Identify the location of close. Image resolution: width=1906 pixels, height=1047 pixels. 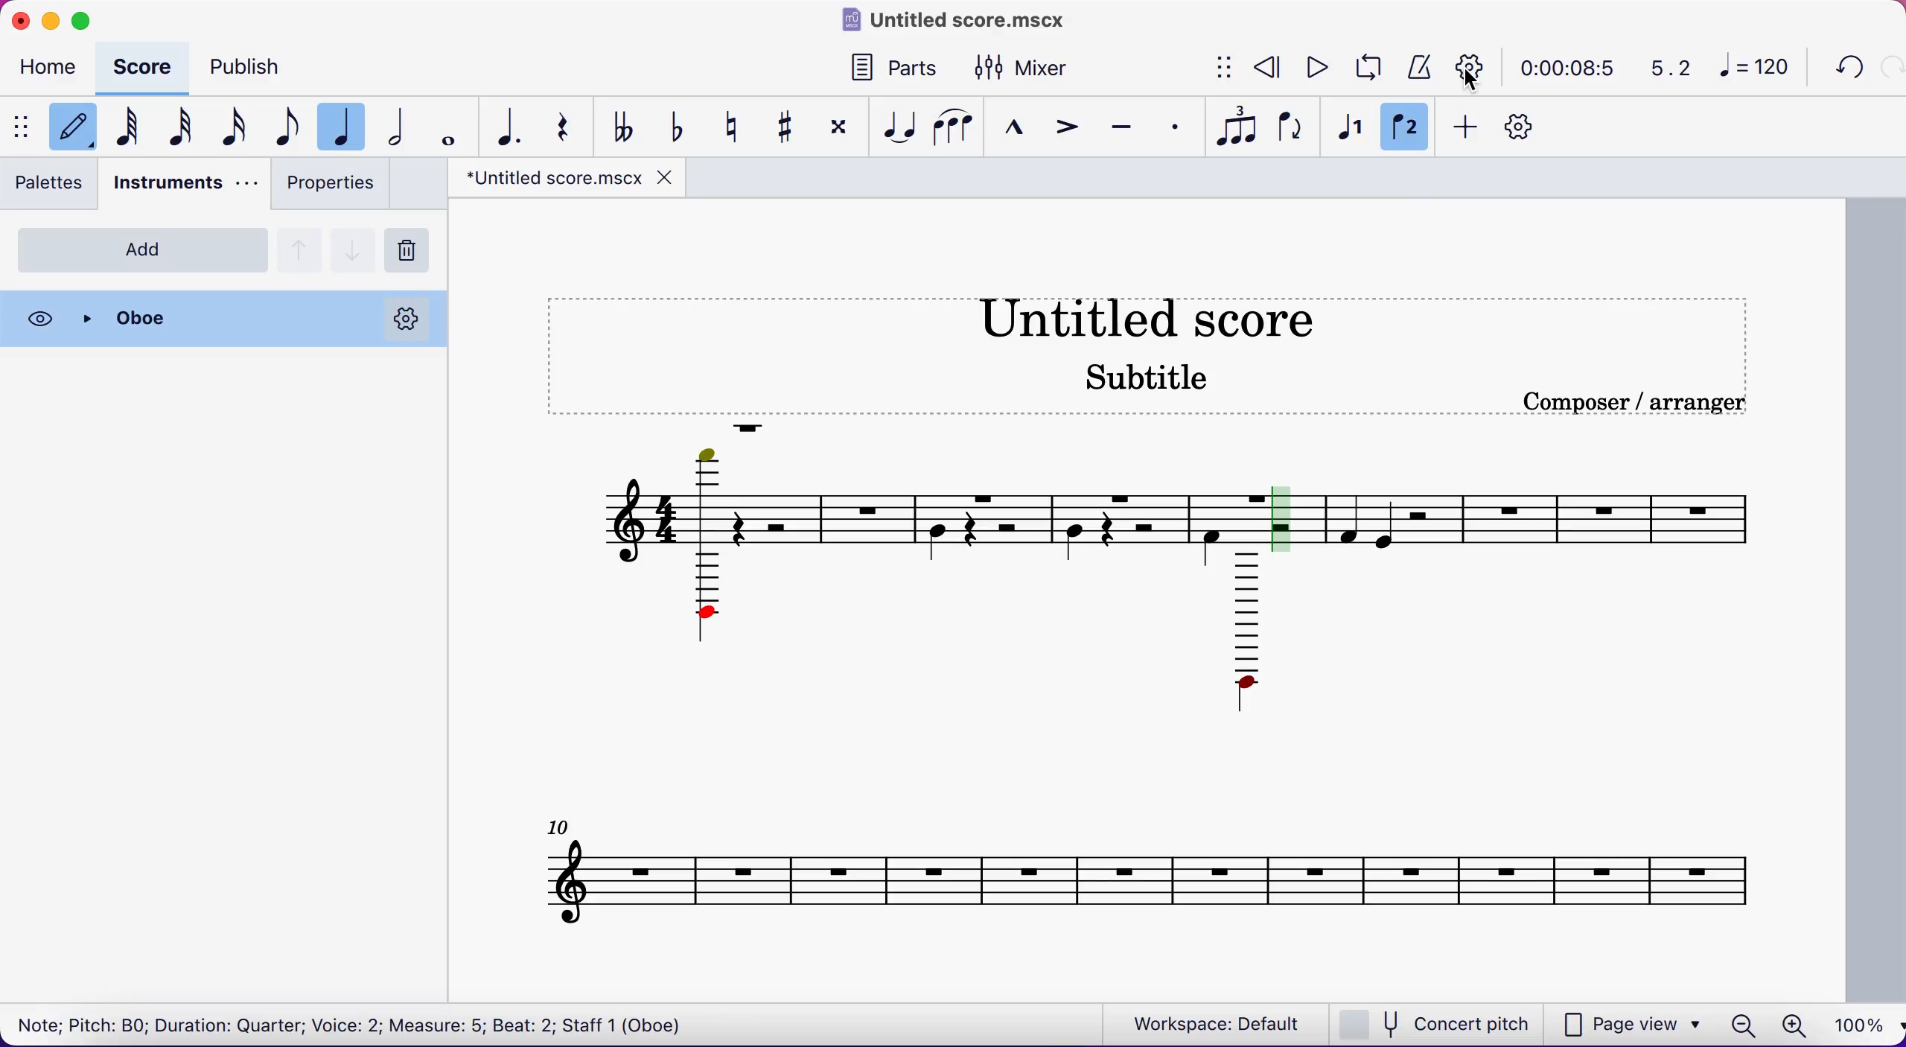
(665, 176).